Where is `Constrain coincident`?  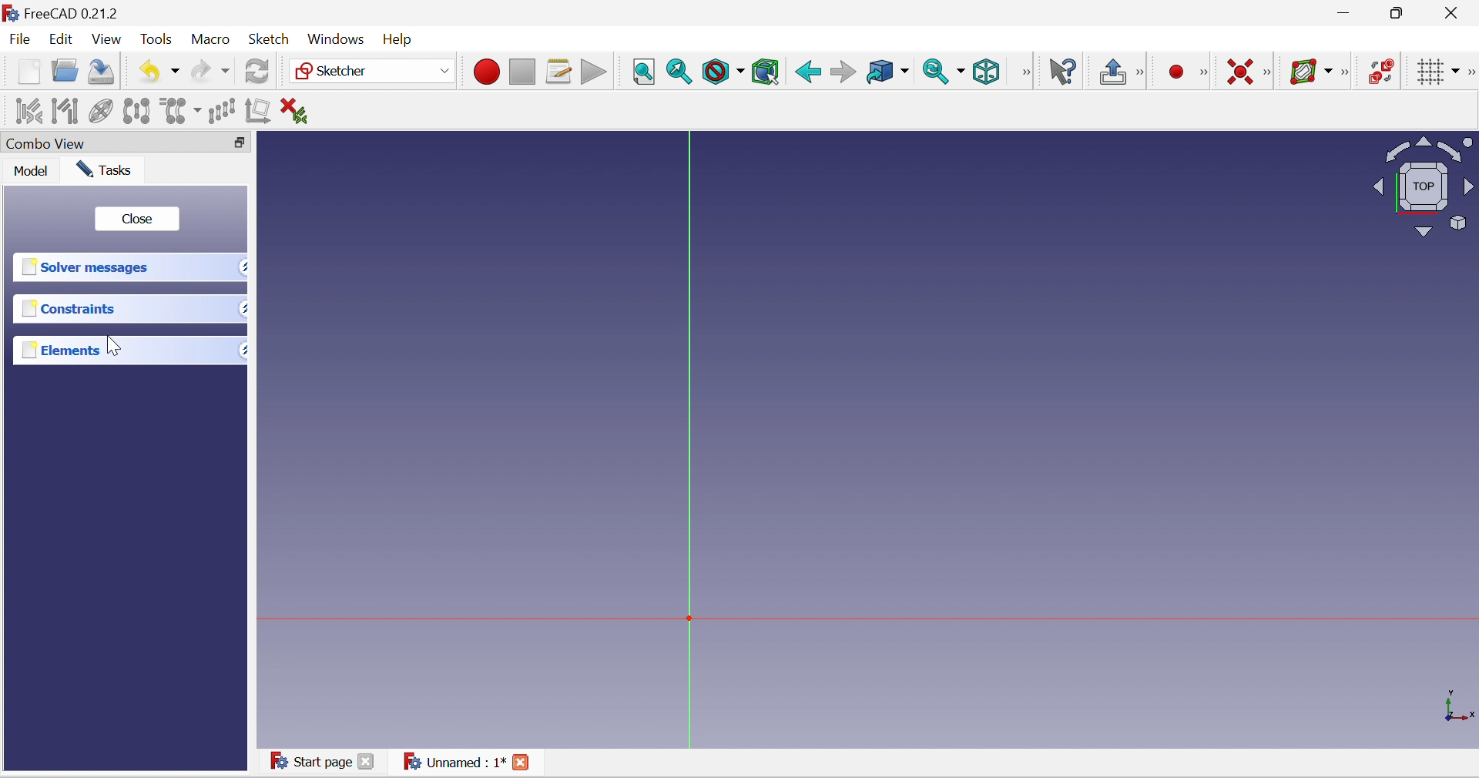
Constrain coincident is located at coordinates (1239, 72).